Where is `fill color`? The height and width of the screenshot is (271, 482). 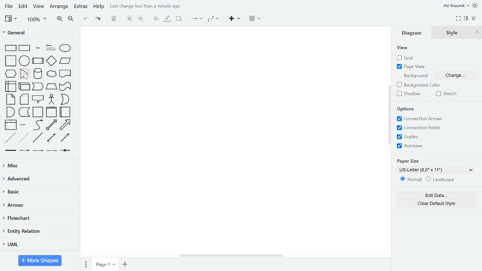 fill color is located at coordinates (155, 18).